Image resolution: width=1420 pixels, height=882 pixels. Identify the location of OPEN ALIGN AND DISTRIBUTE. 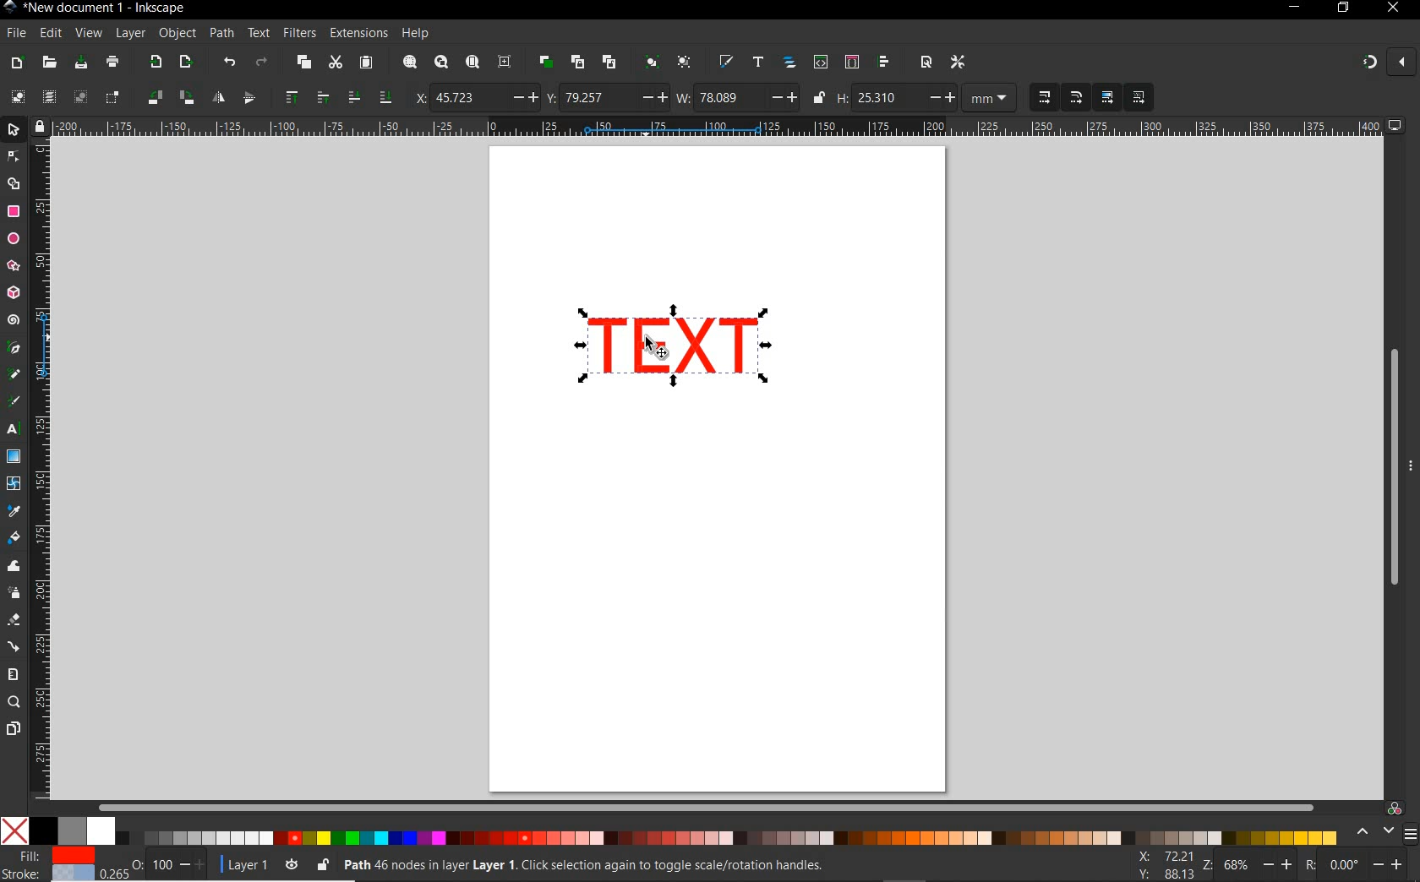
(884, 62).